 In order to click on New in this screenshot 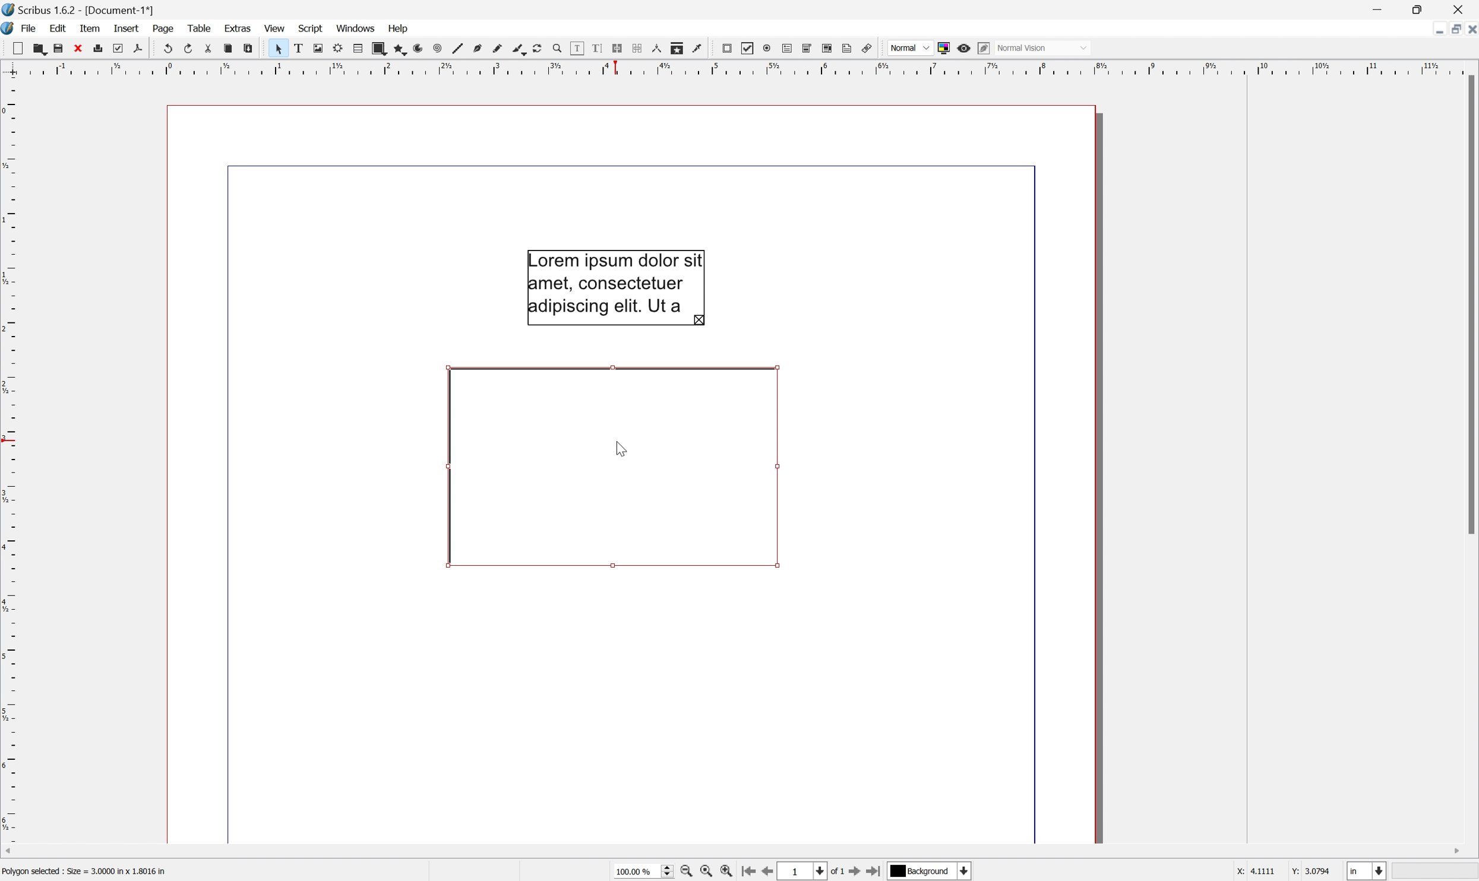, I will do `click(11, 48)`.